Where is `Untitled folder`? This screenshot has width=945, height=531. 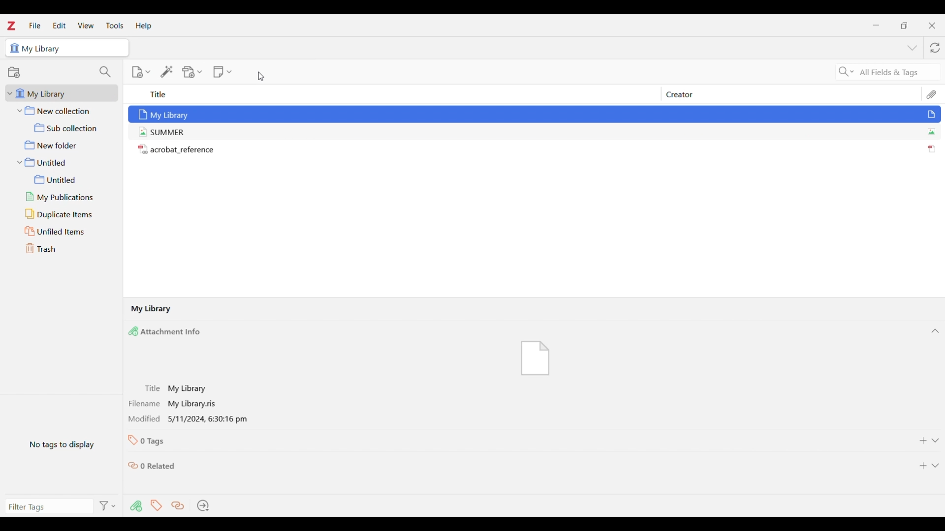 Untitled folder is located at coordinates (62, 162).